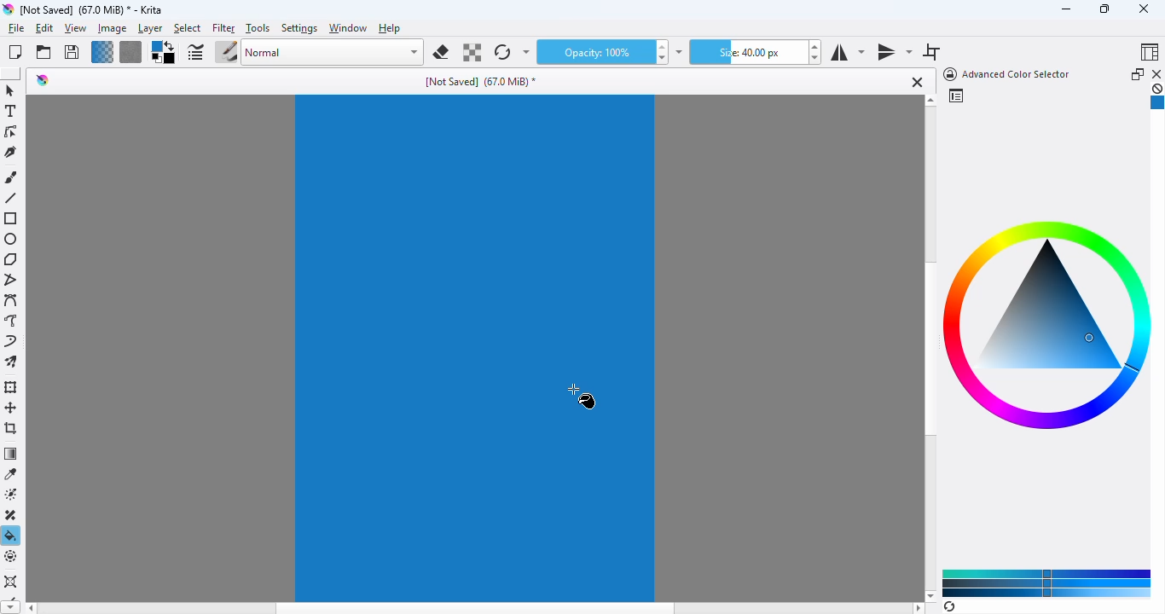 The height and width of the screenshot is (614, 1165). What do you see at coordinates (164, 52) in the screenshot?
I see `foreground/background color selector` at bounding box center [164, 52].